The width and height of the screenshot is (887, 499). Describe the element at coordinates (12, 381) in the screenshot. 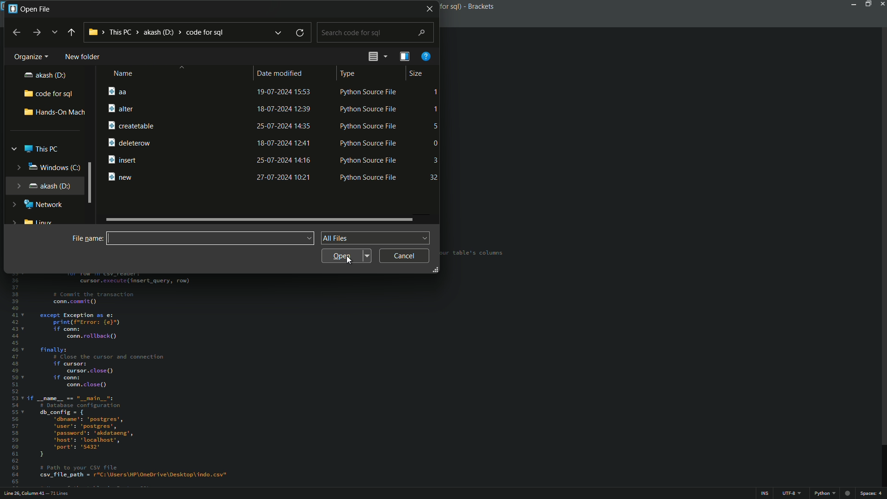

I see `line numbers` at that location.